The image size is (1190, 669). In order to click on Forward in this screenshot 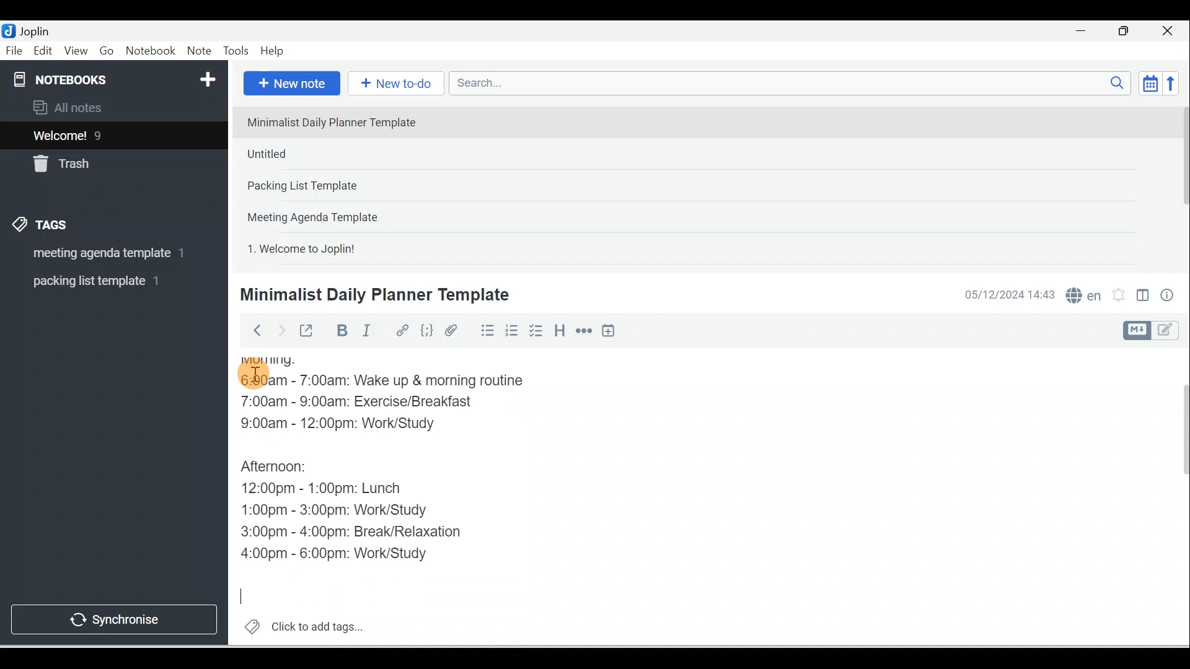, I will do `click(280, 330)`.